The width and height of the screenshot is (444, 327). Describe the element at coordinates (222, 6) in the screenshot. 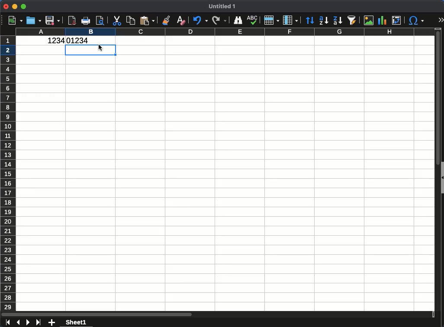

I see `Untitled 1` at that location.